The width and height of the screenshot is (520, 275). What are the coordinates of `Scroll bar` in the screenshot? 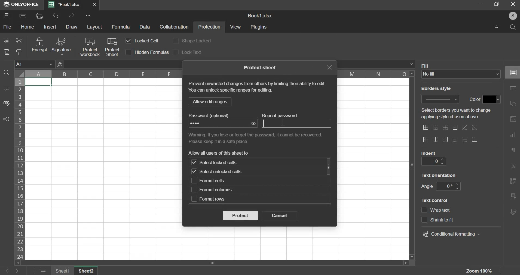 It's located at (412, 165).